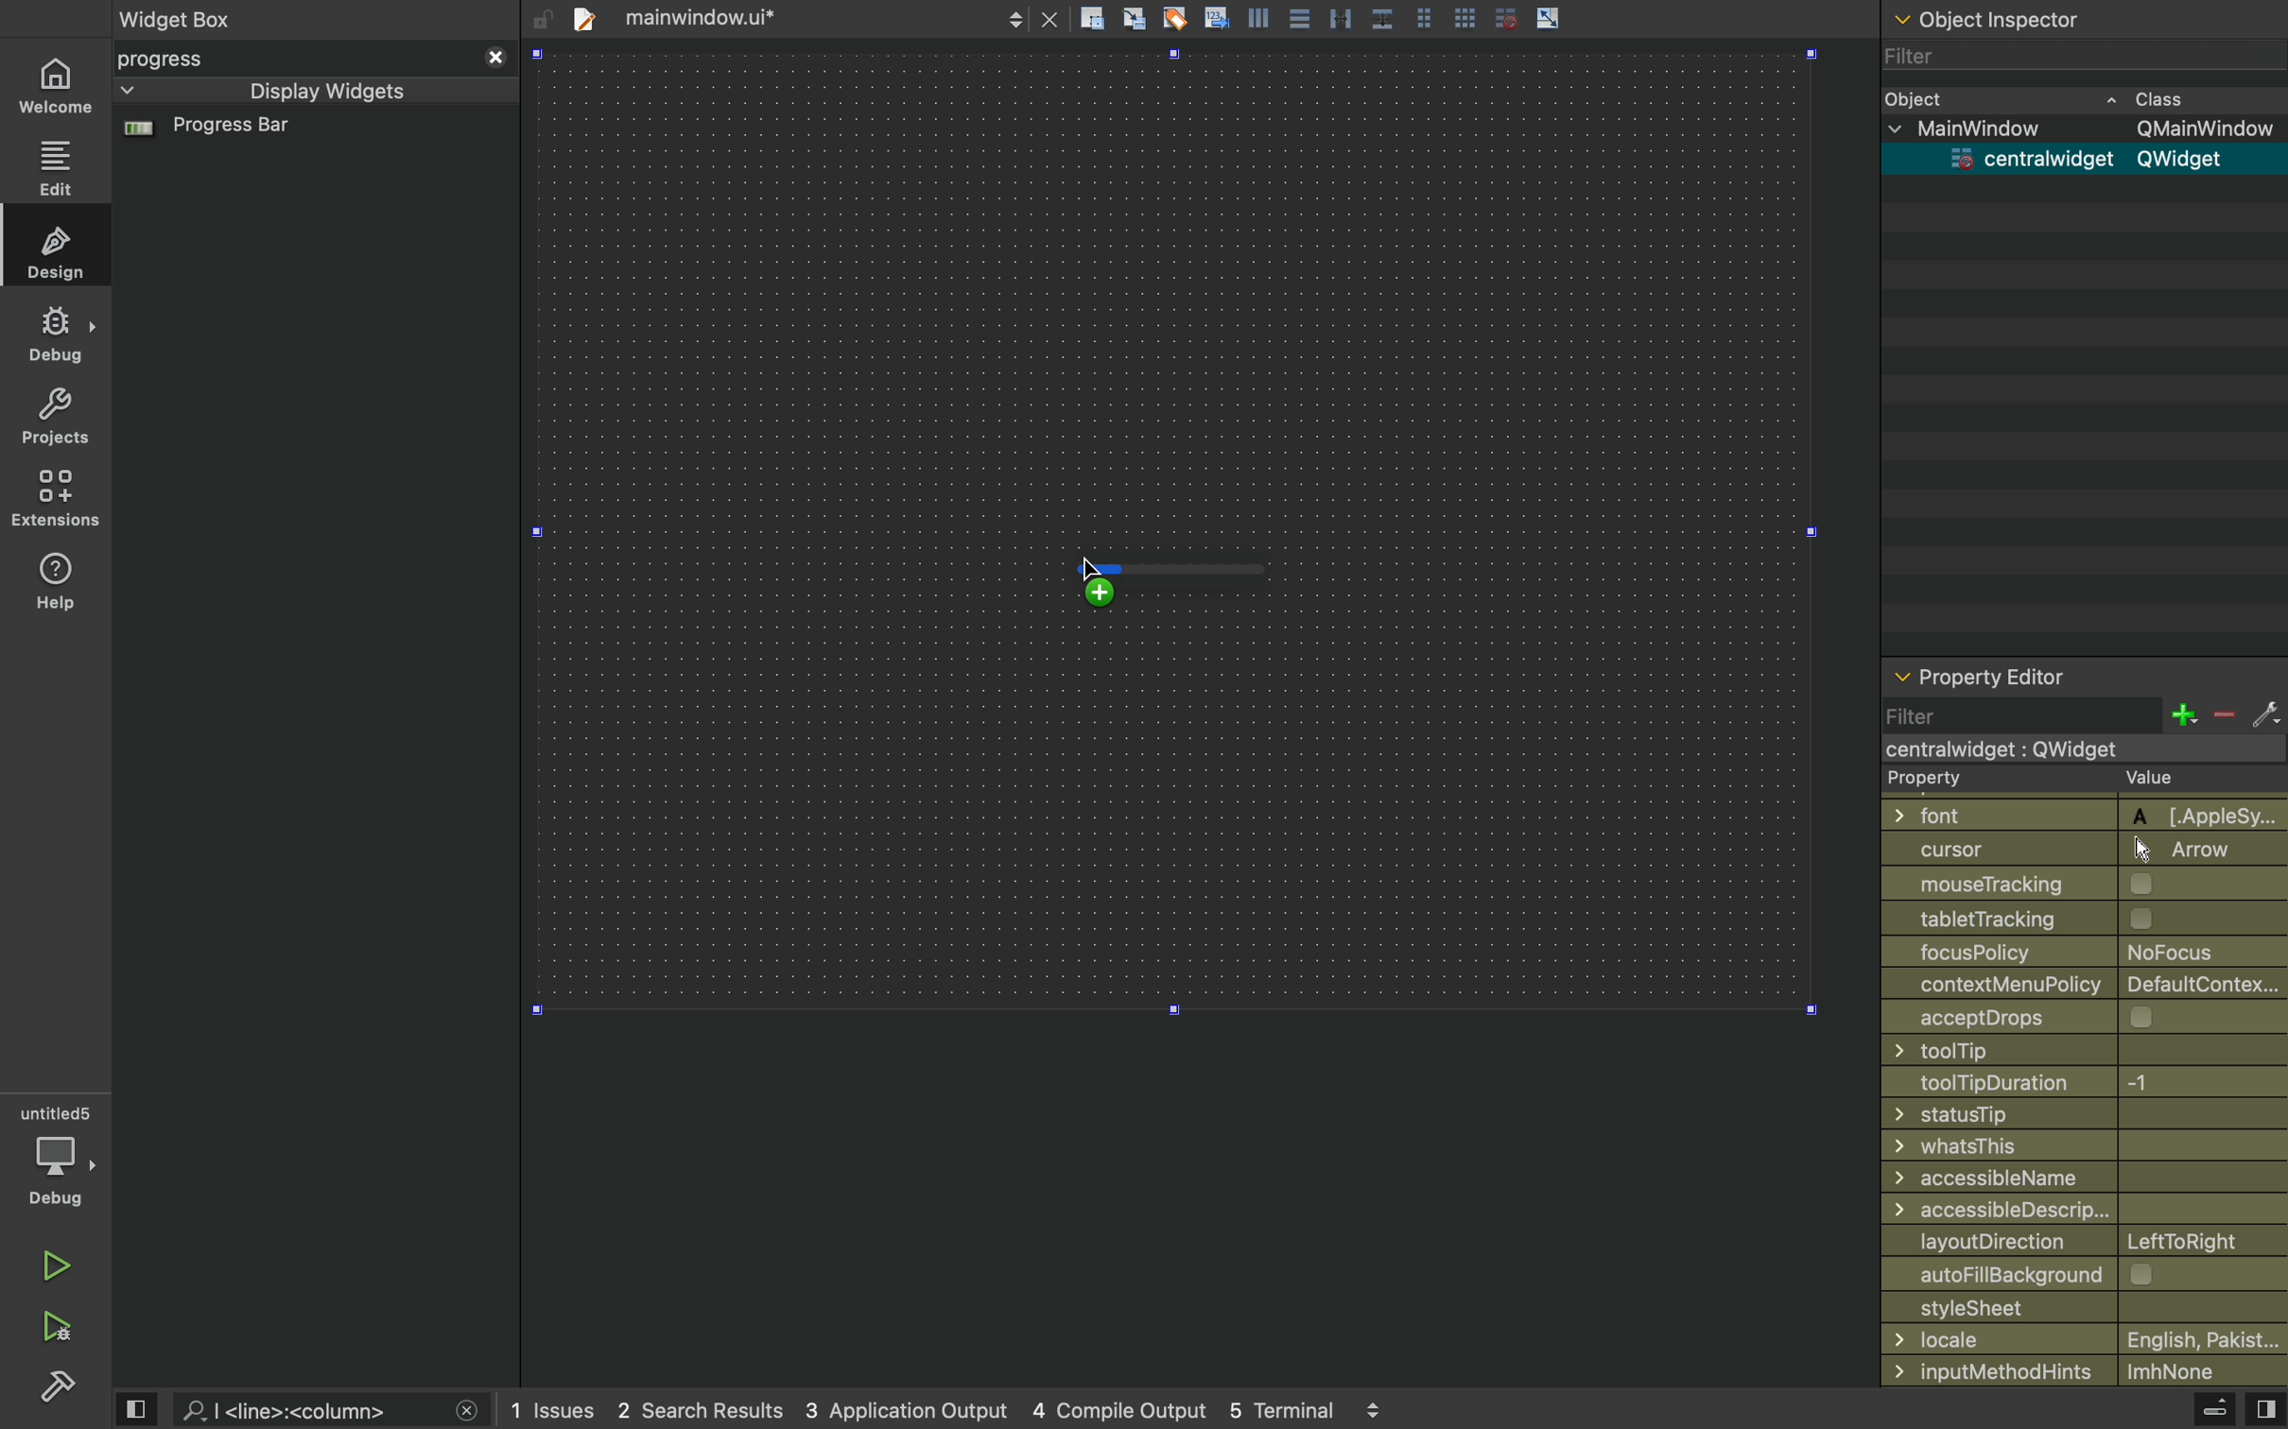 This screenshot has width=2288, height=1429. What do you see at coordinates (2069, 950) in the screenshot?
I see `focuspolicy` at bounding box center [2069, 950].